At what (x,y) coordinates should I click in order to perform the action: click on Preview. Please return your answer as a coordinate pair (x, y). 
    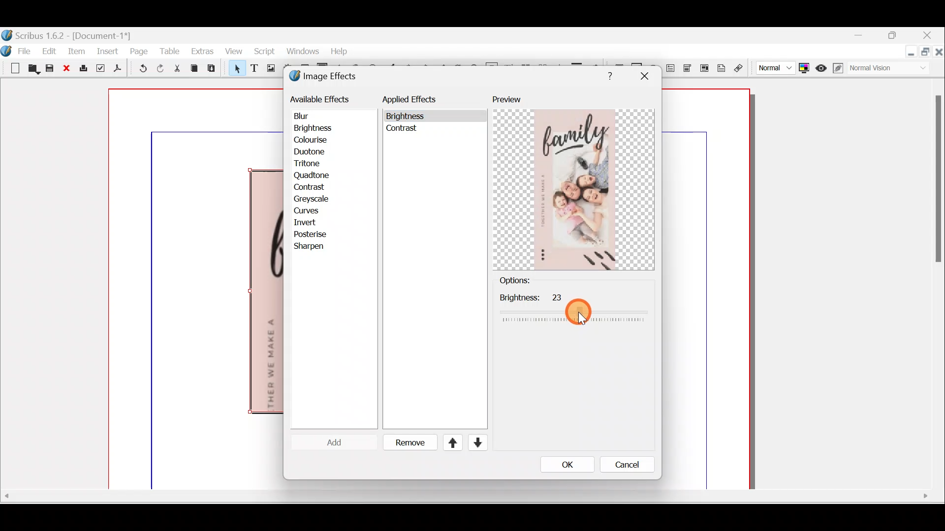
    Looking at the image, I should click on (573, 182).